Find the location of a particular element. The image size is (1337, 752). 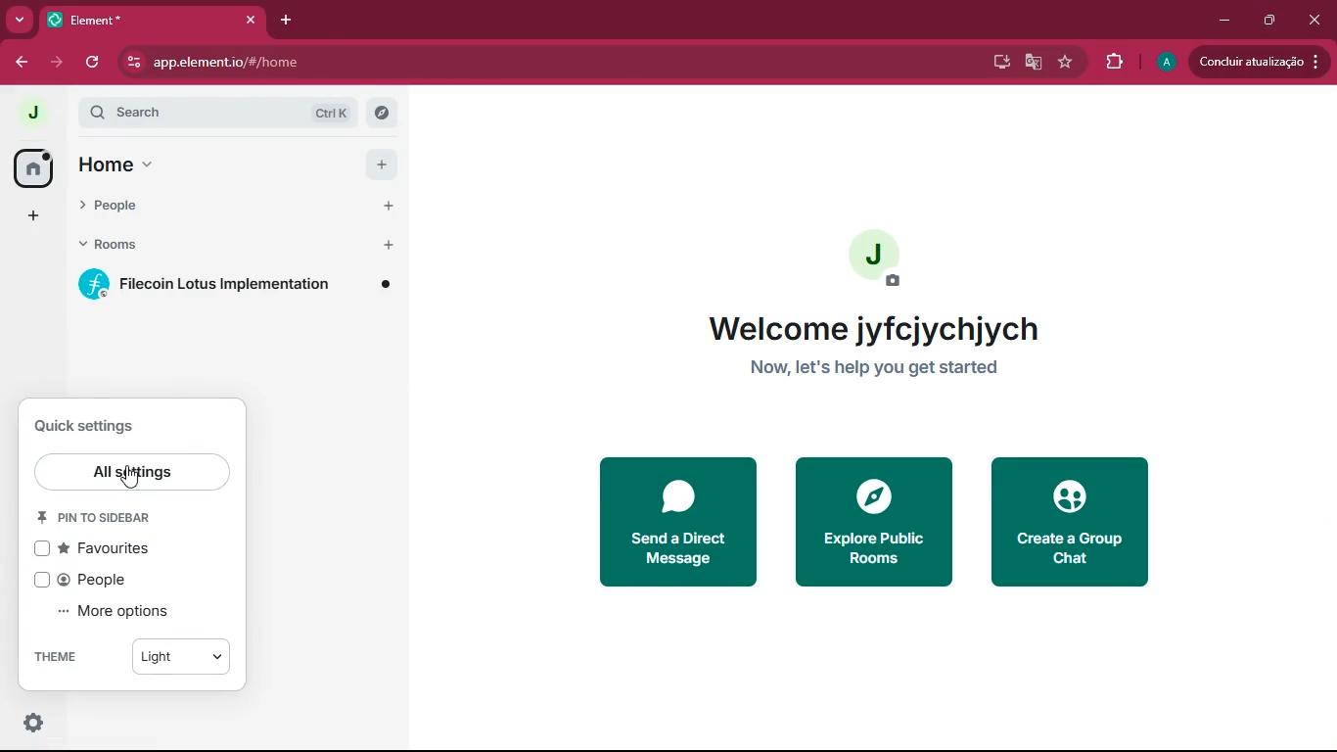

explore is located at coordinates (872, 522).